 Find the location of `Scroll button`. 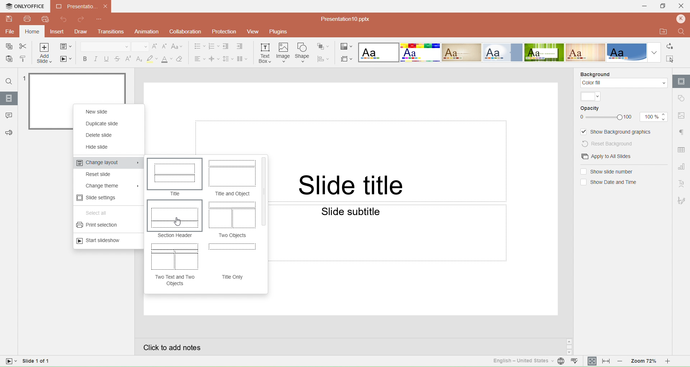

Scroll button is located at coordinates (569, 347).